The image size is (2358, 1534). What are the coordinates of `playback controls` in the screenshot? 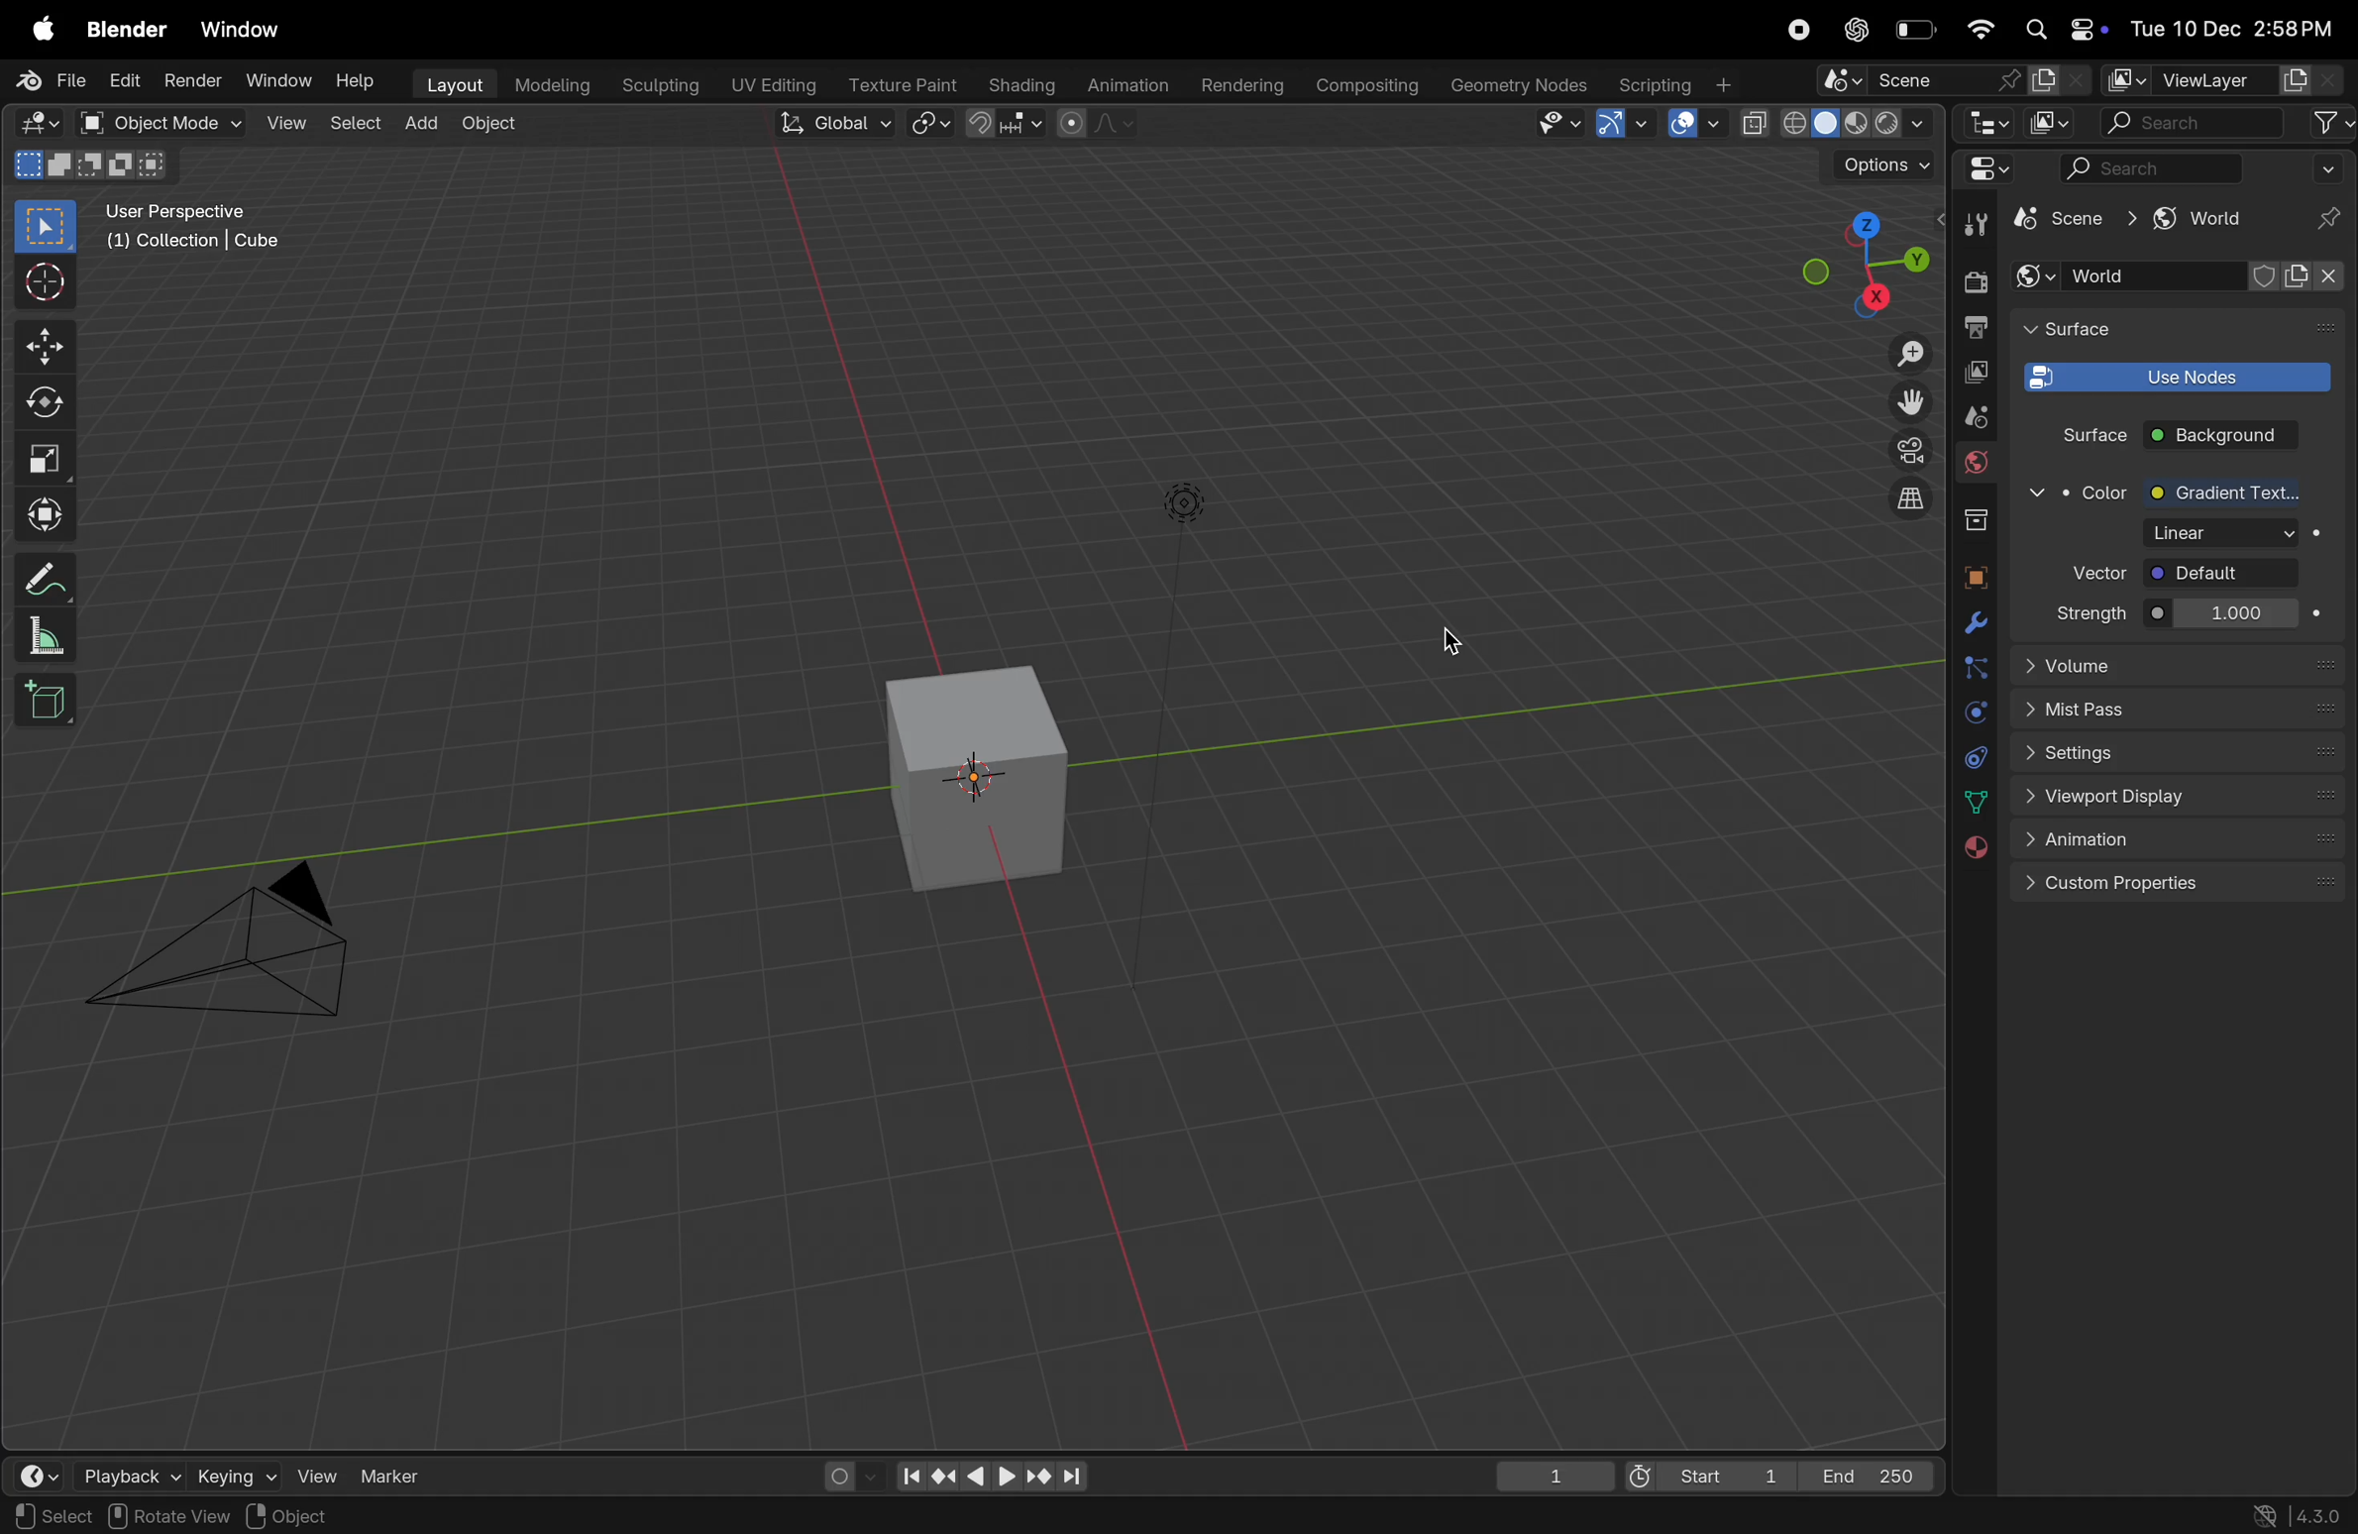 It's located at (985, 1471).